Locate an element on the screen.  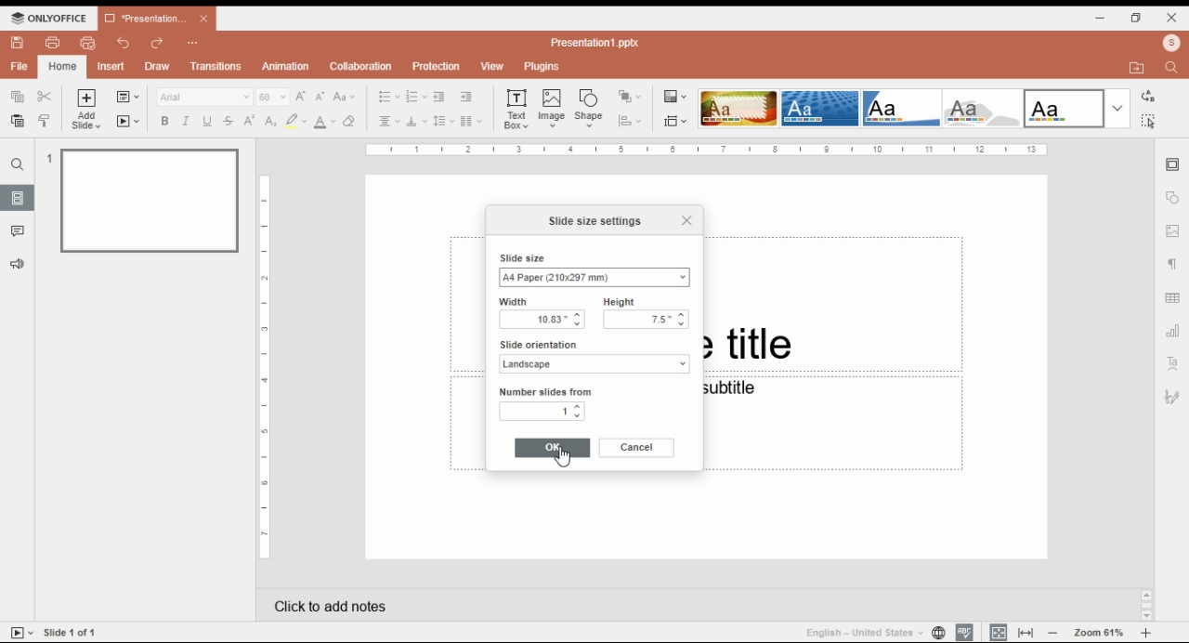
replace is located at coordinates (1146, 97).